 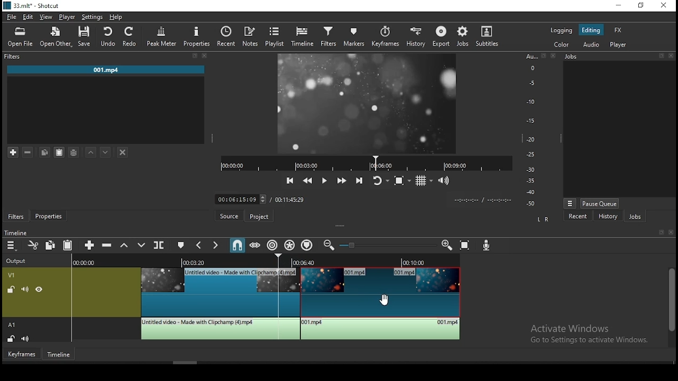 I want to click on zoom timeline in, so click(x=448, y=246).